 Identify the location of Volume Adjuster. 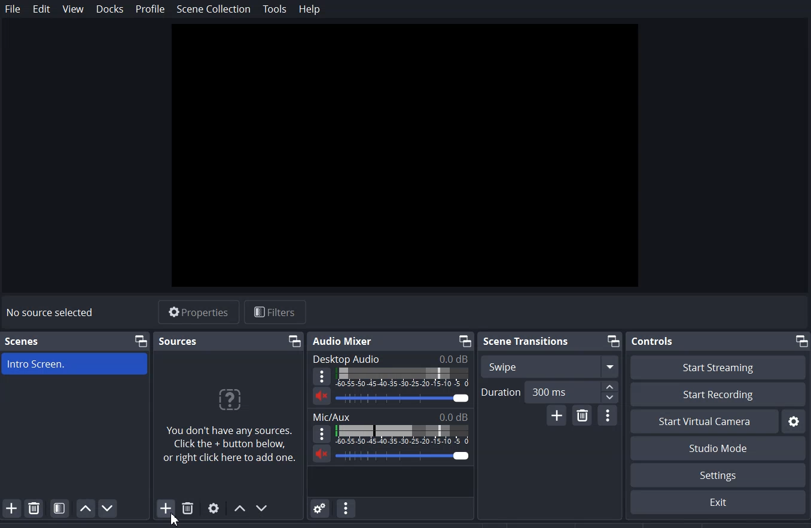
(404, 454).